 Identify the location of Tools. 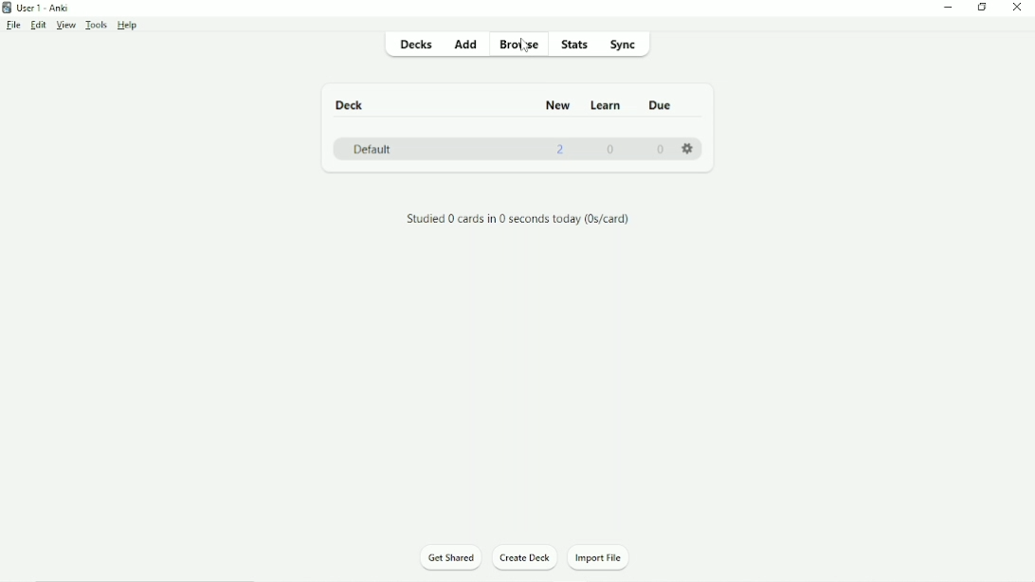
(98, 26).